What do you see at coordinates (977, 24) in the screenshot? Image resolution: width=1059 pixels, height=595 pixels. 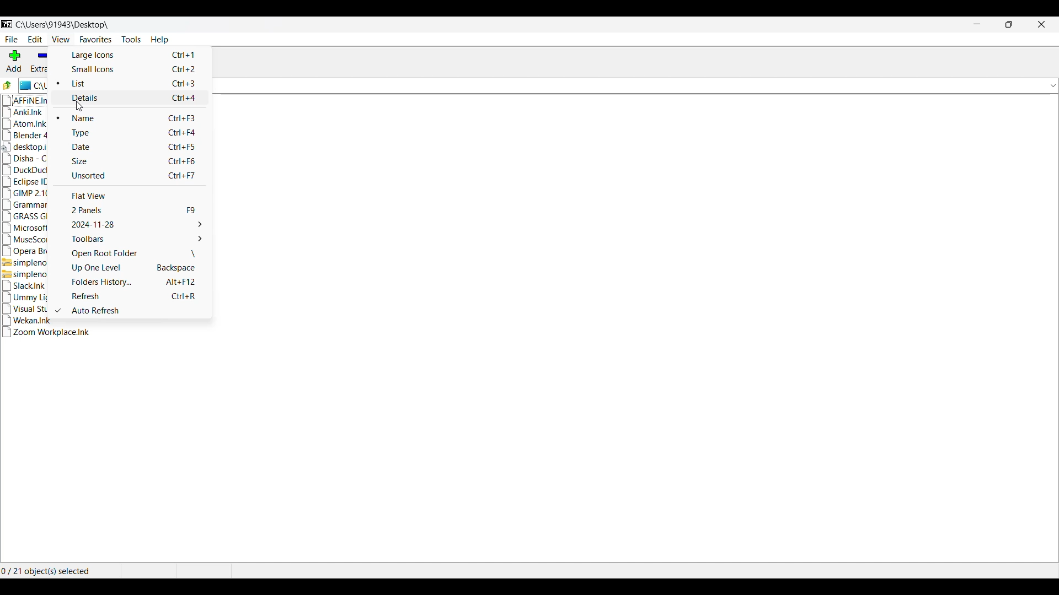 I see `Minimize` at bounding box center [977, 24].